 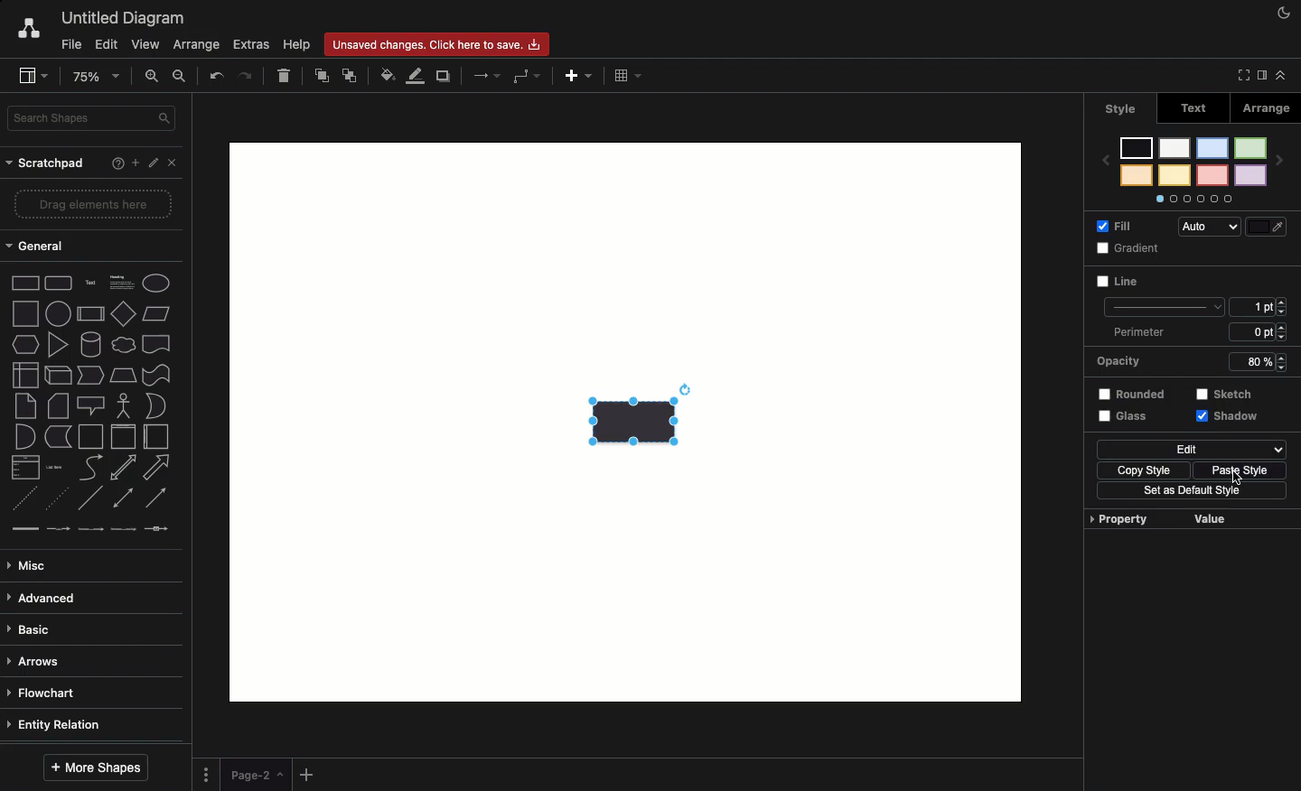 What do you see at coordinates (208, 776) in the screenshot?
I see `Options` at bounding box center [208, 776].